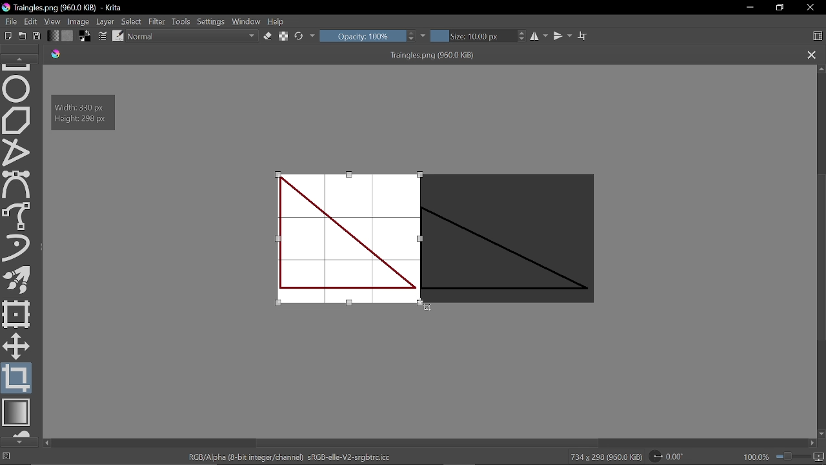  What do you see at coordinates (193, 37) in the screenshot?
I see `Normal` at bounding box center [193, 37].